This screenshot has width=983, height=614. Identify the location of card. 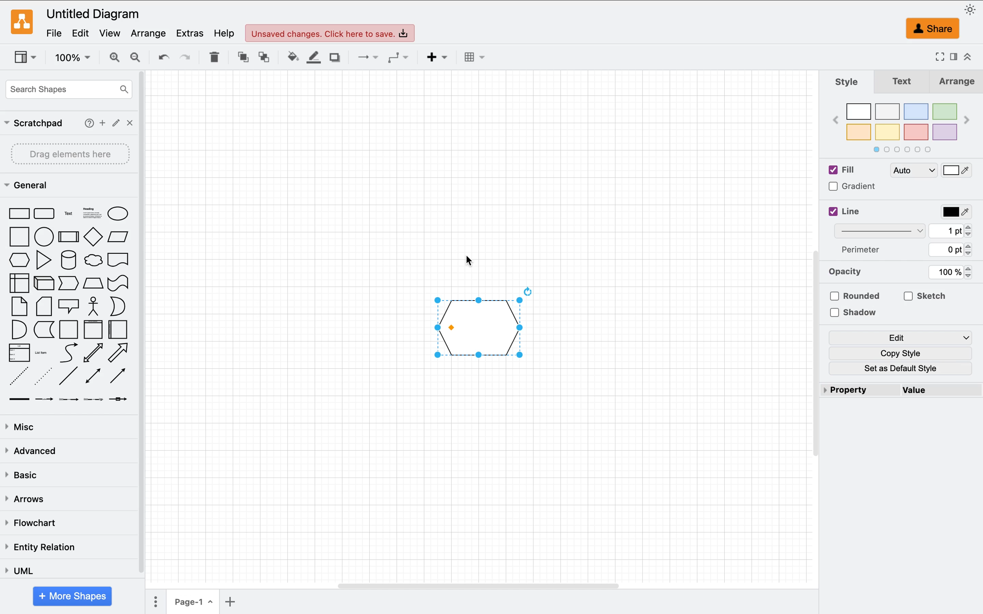
(43, 306).